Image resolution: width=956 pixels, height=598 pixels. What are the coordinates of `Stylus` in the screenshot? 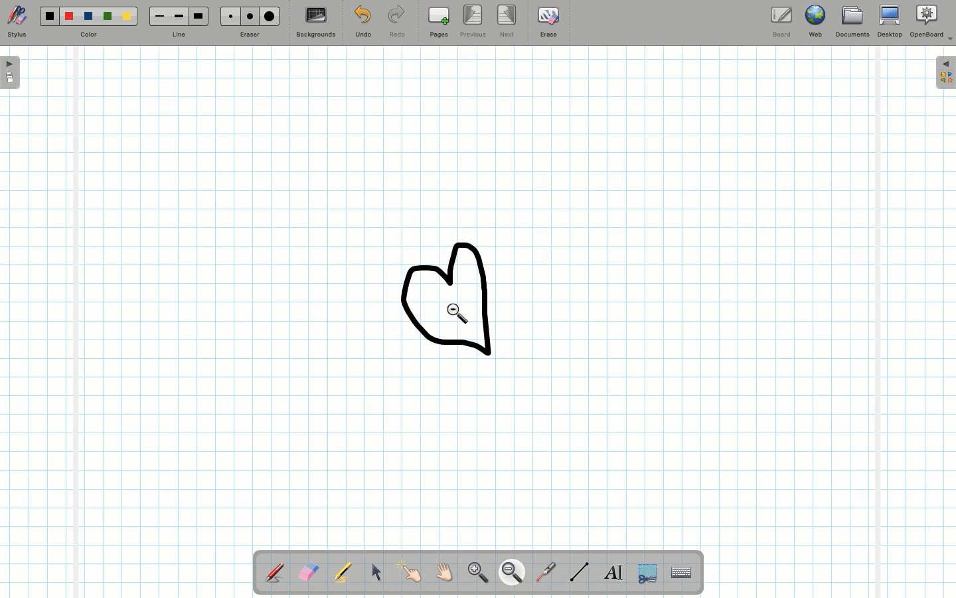 It's located at (18, 22).